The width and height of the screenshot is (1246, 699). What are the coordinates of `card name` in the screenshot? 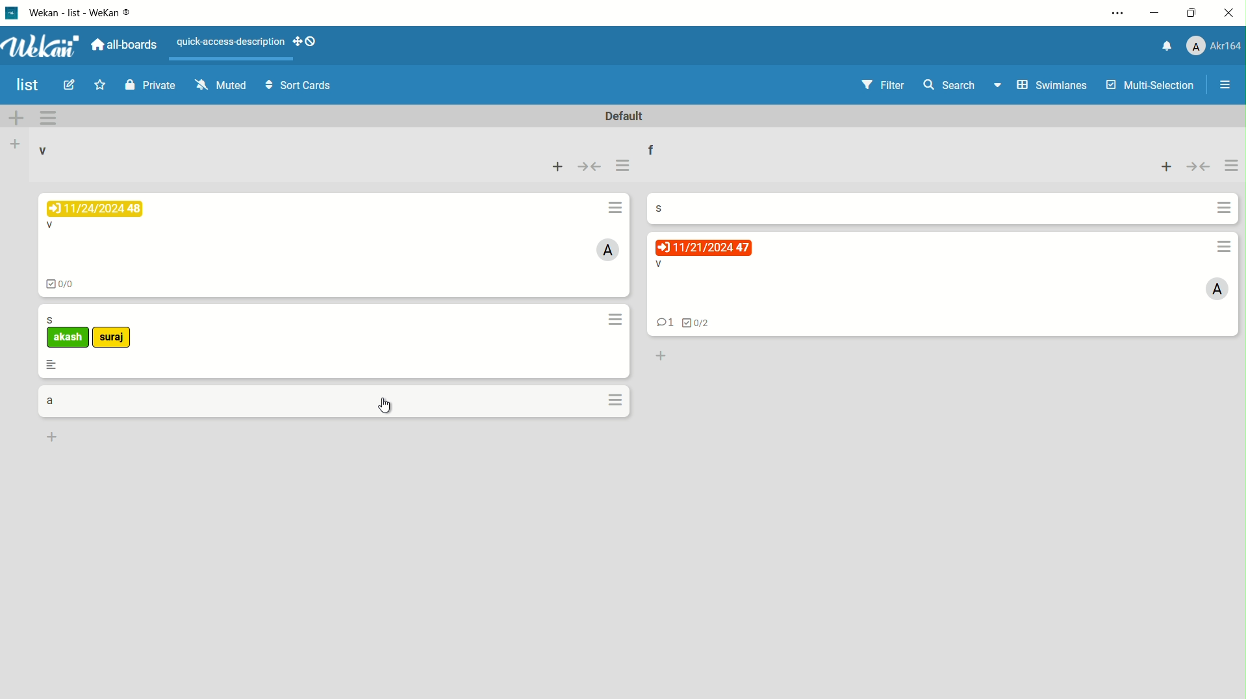 It's located at (657, 264).